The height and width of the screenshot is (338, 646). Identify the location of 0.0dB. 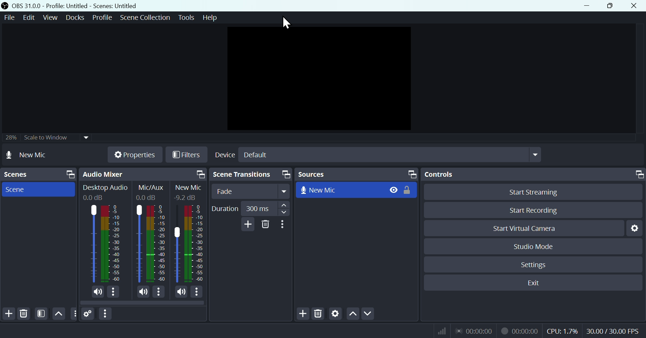
(147, 198).